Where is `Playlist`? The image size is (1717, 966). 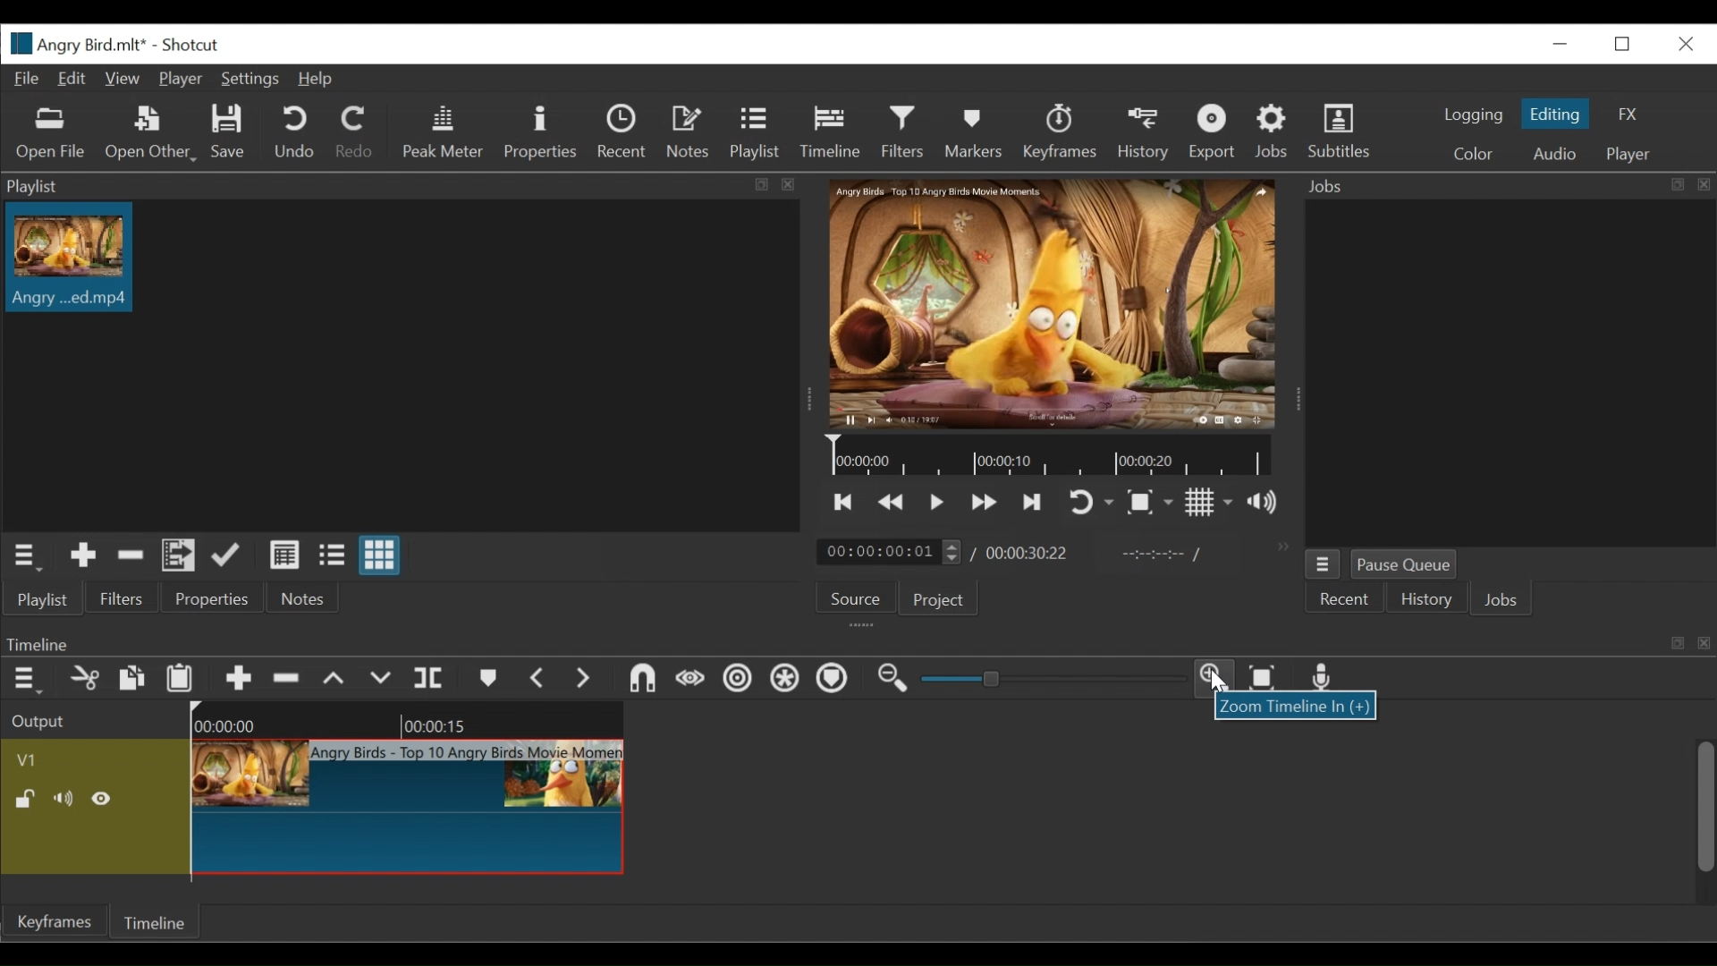
Playlist is located at coordinates (754, 134).